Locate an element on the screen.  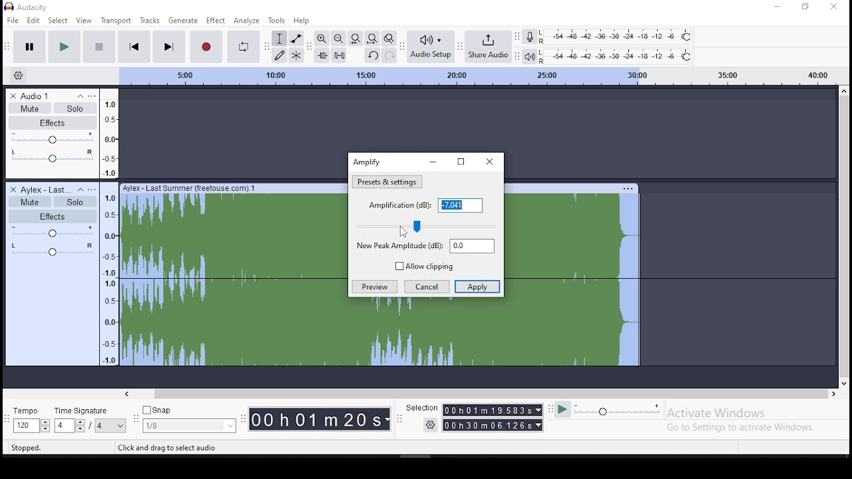
pause is located at coordinates (27, 47).